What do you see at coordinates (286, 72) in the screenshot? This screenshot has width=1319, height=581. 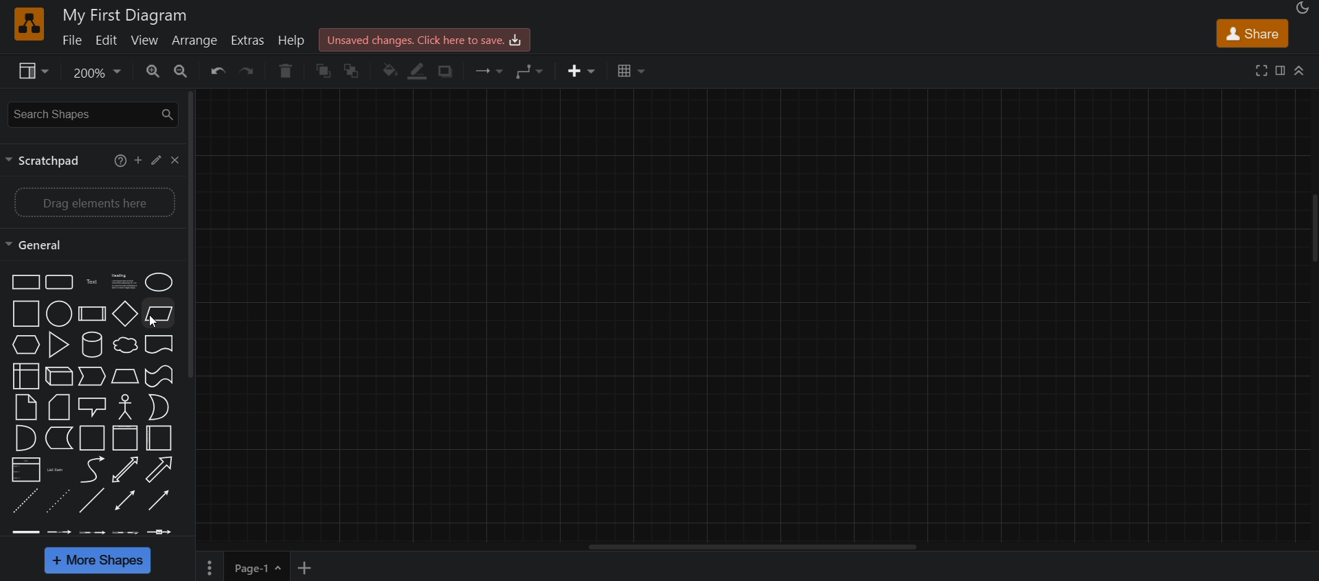 I see `delete` at bounding box center [286, 72].